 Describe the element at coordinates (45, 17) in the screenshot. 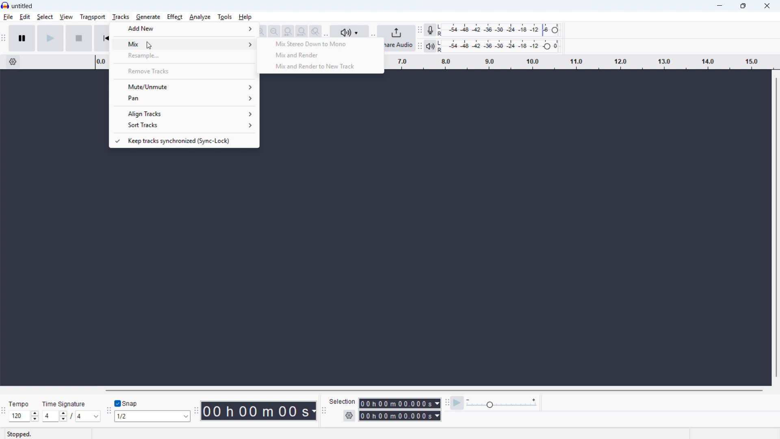

I see `select ` at that location.